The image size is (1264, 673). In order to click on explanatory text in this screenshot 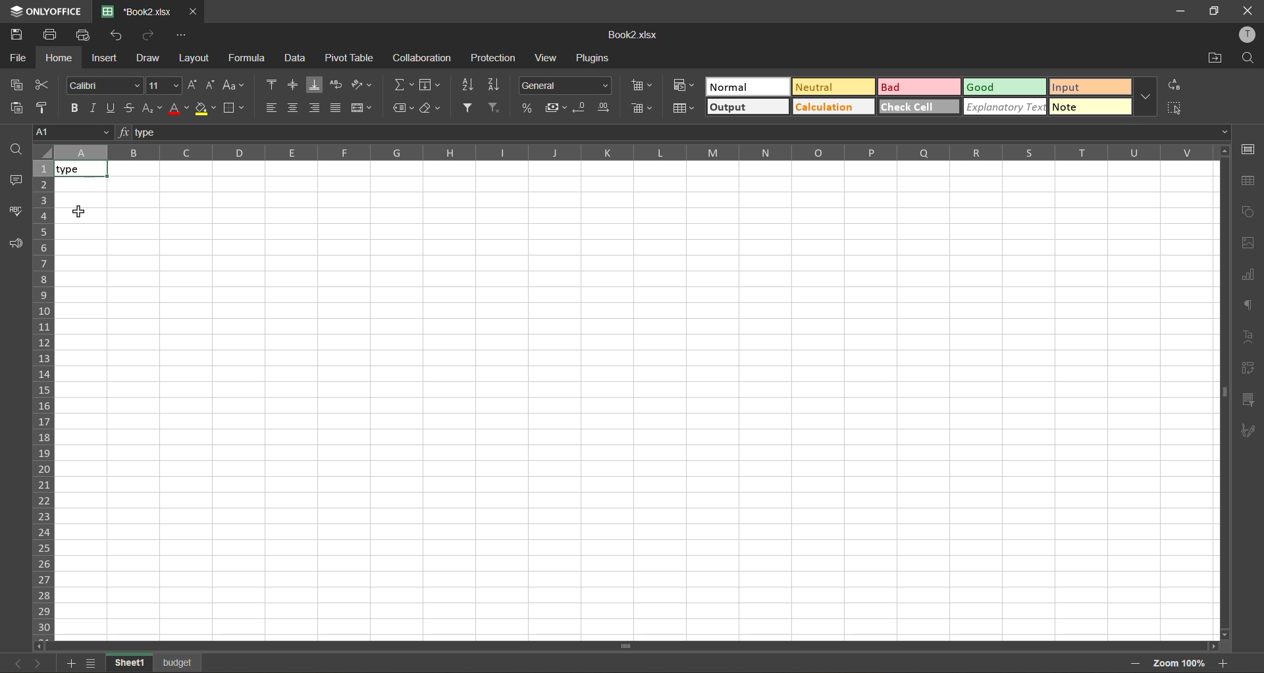, I will do `click(1007, 107)`.